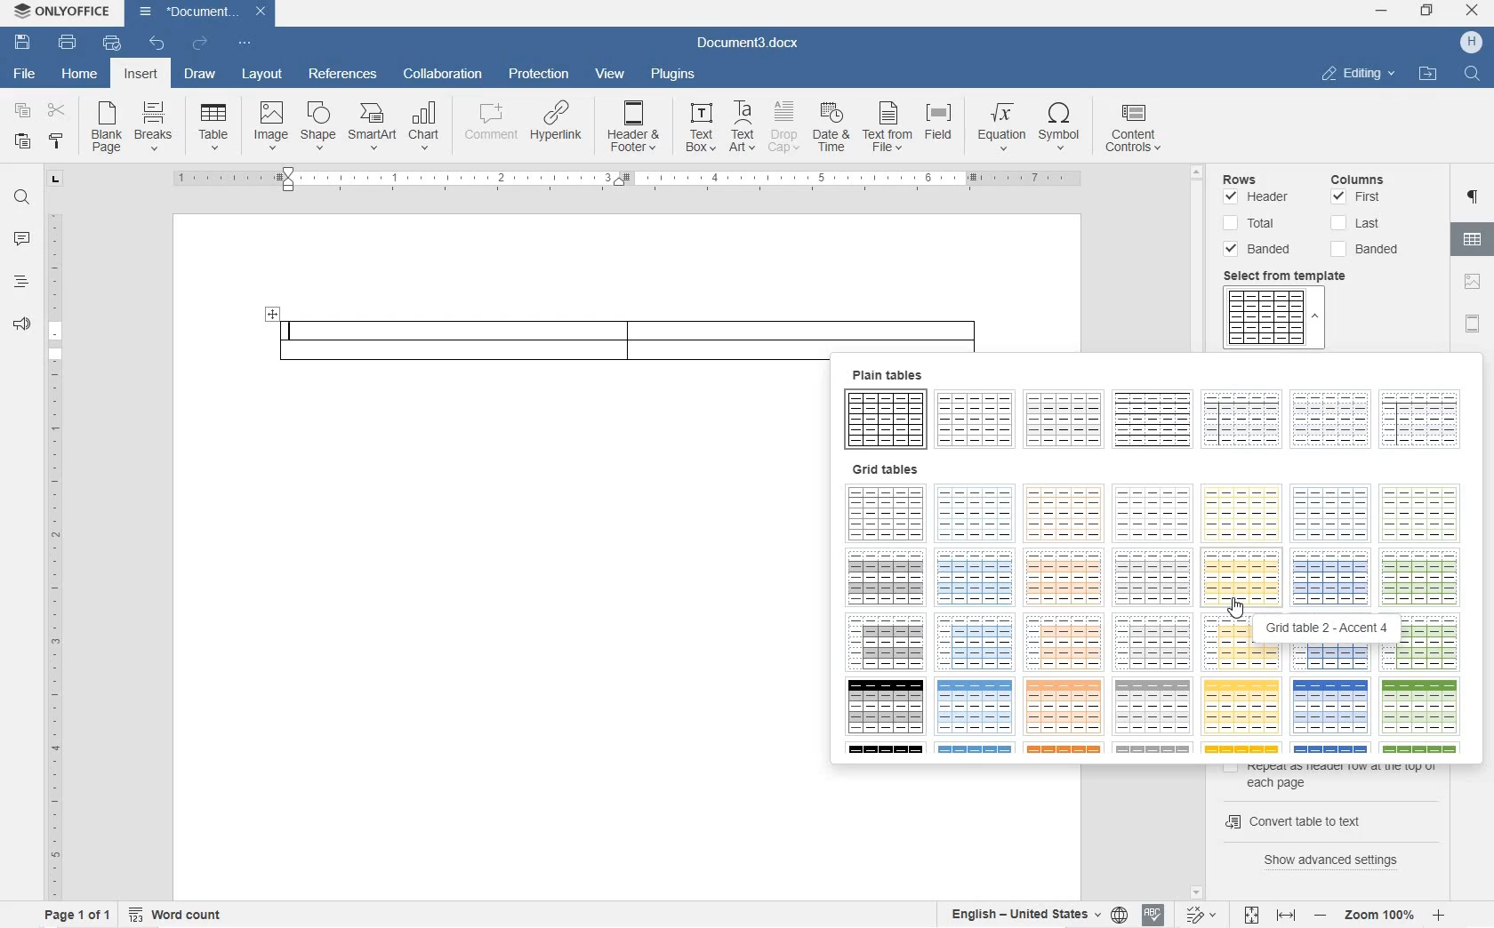 The image size is (1494, 928). I want to click on RULER, so click(52, 552).